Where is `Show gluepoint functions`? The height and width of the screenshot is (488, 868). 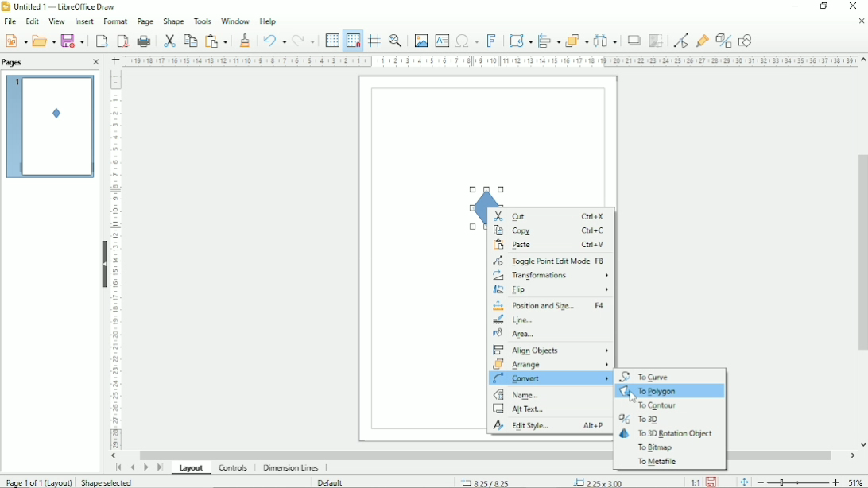 Show gluepoint functions is located at coordinates (701, 40).